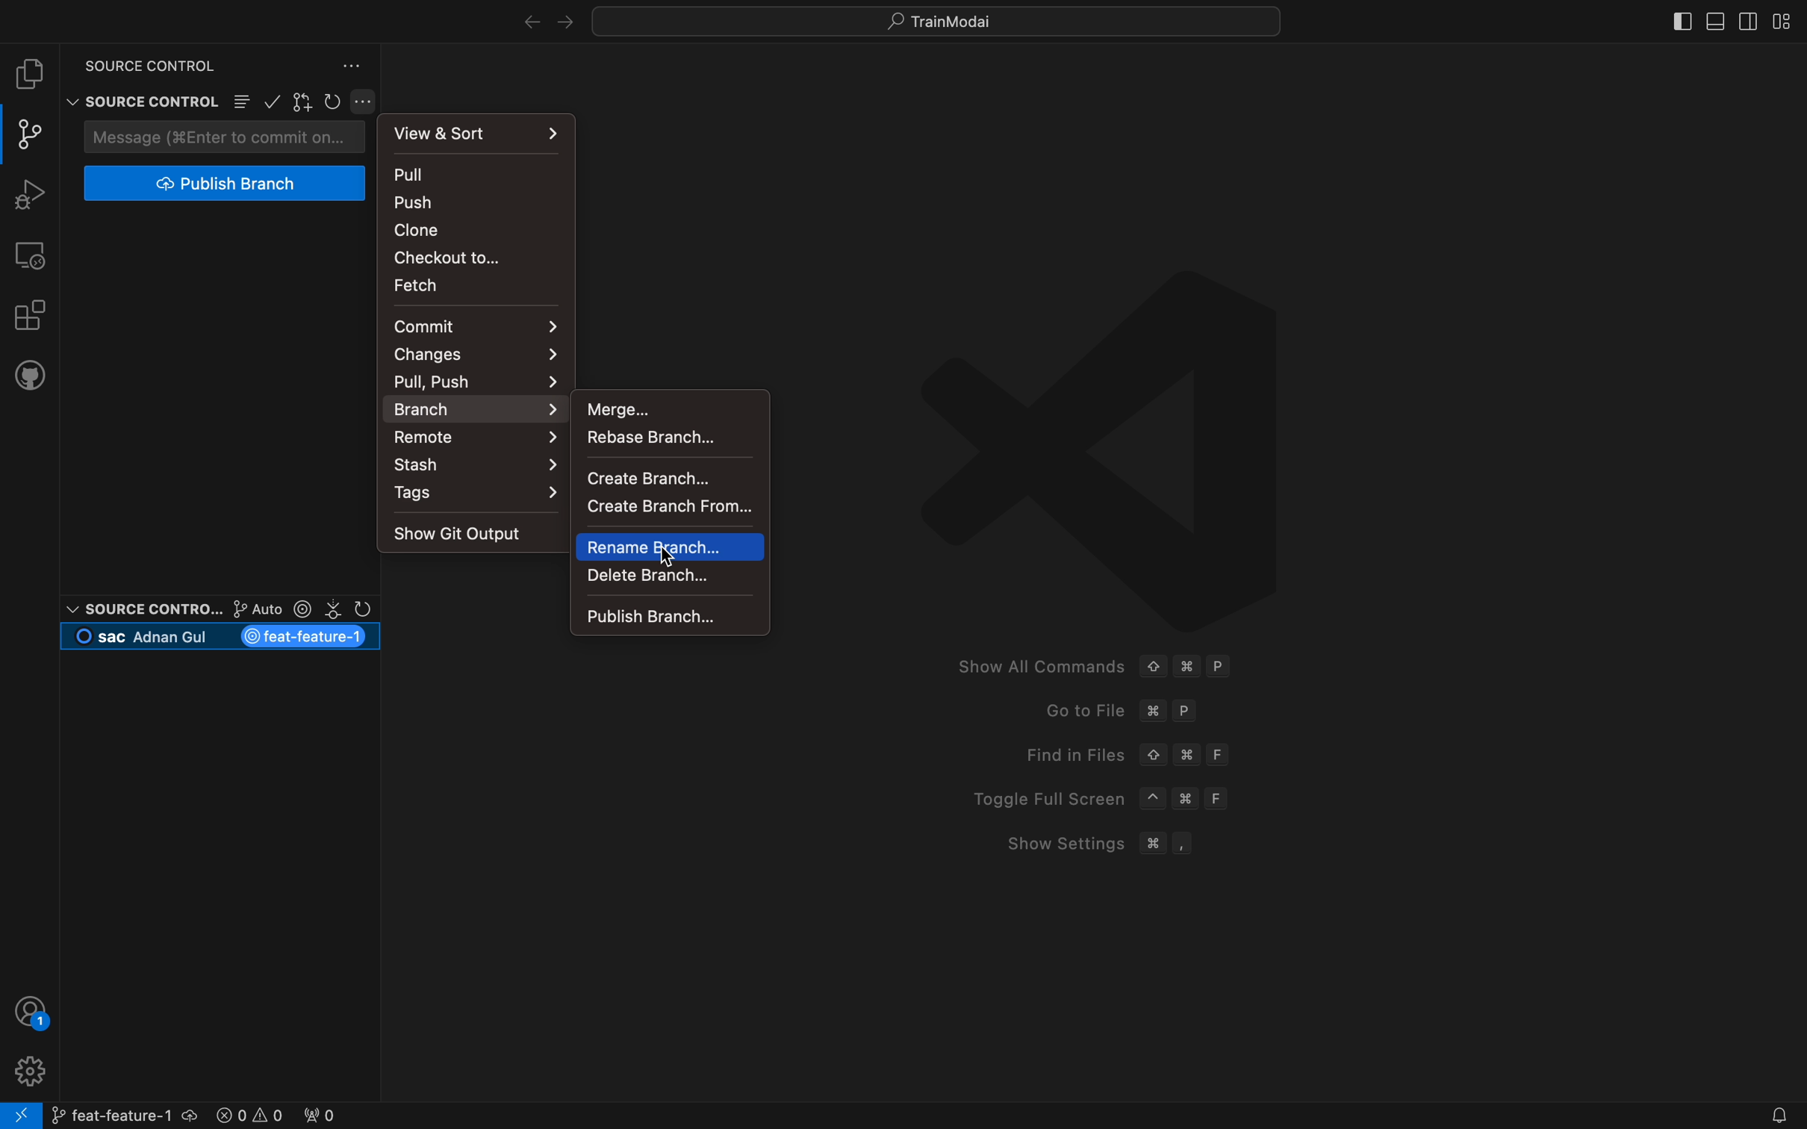 This screenshot has height=1129, width=1807. What do you see at coordinates (1054, 842) in the screenshot?
I see `Show Settings` at bounding box center [1054, 842].